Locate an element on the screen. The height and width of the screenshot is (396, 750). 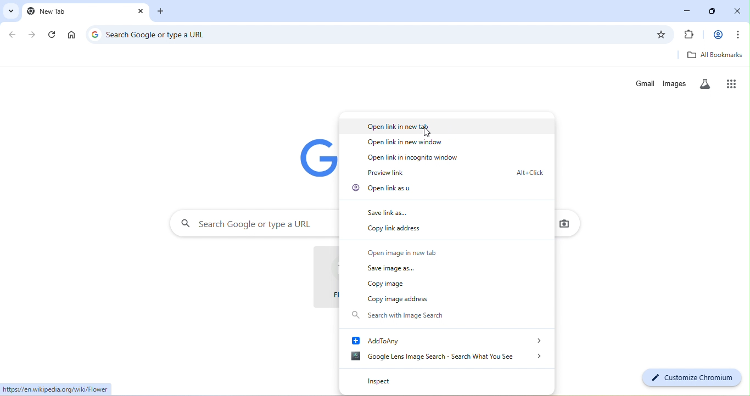
reload the page is located at coordinates (53, 35).